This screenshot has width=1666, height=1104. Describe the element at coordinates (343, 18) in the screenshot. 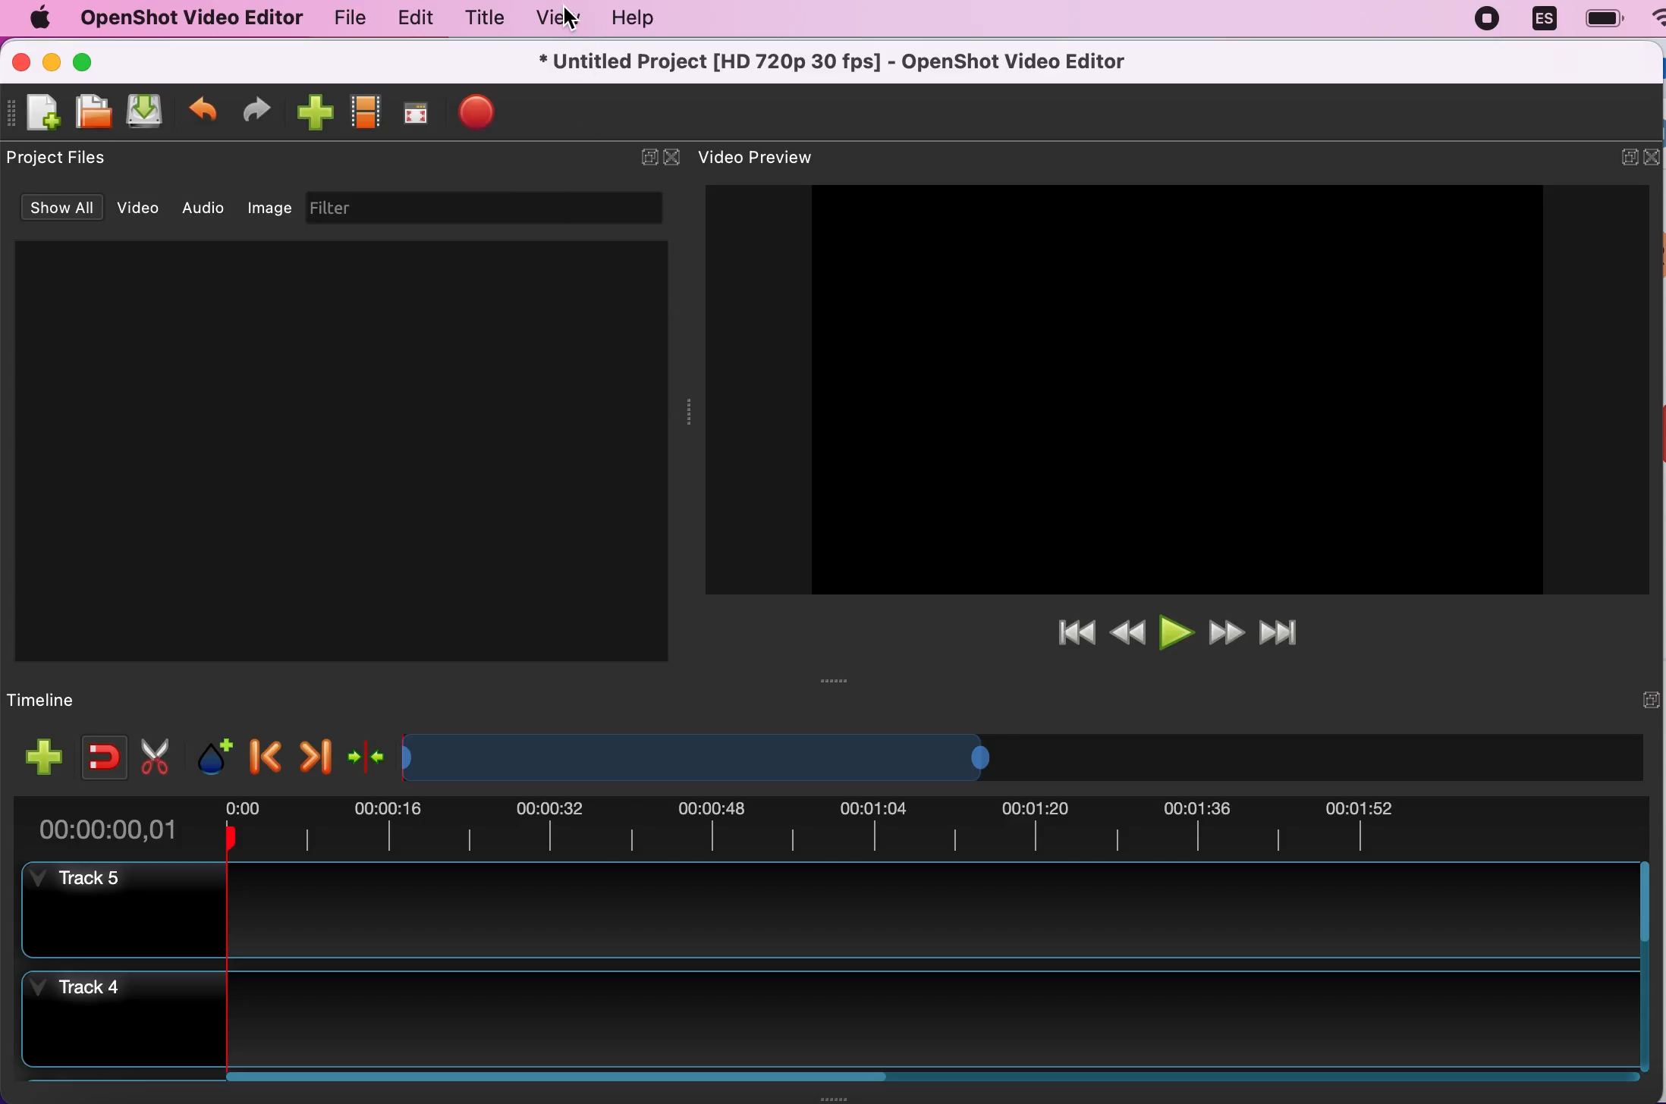

I see `file` at that location.